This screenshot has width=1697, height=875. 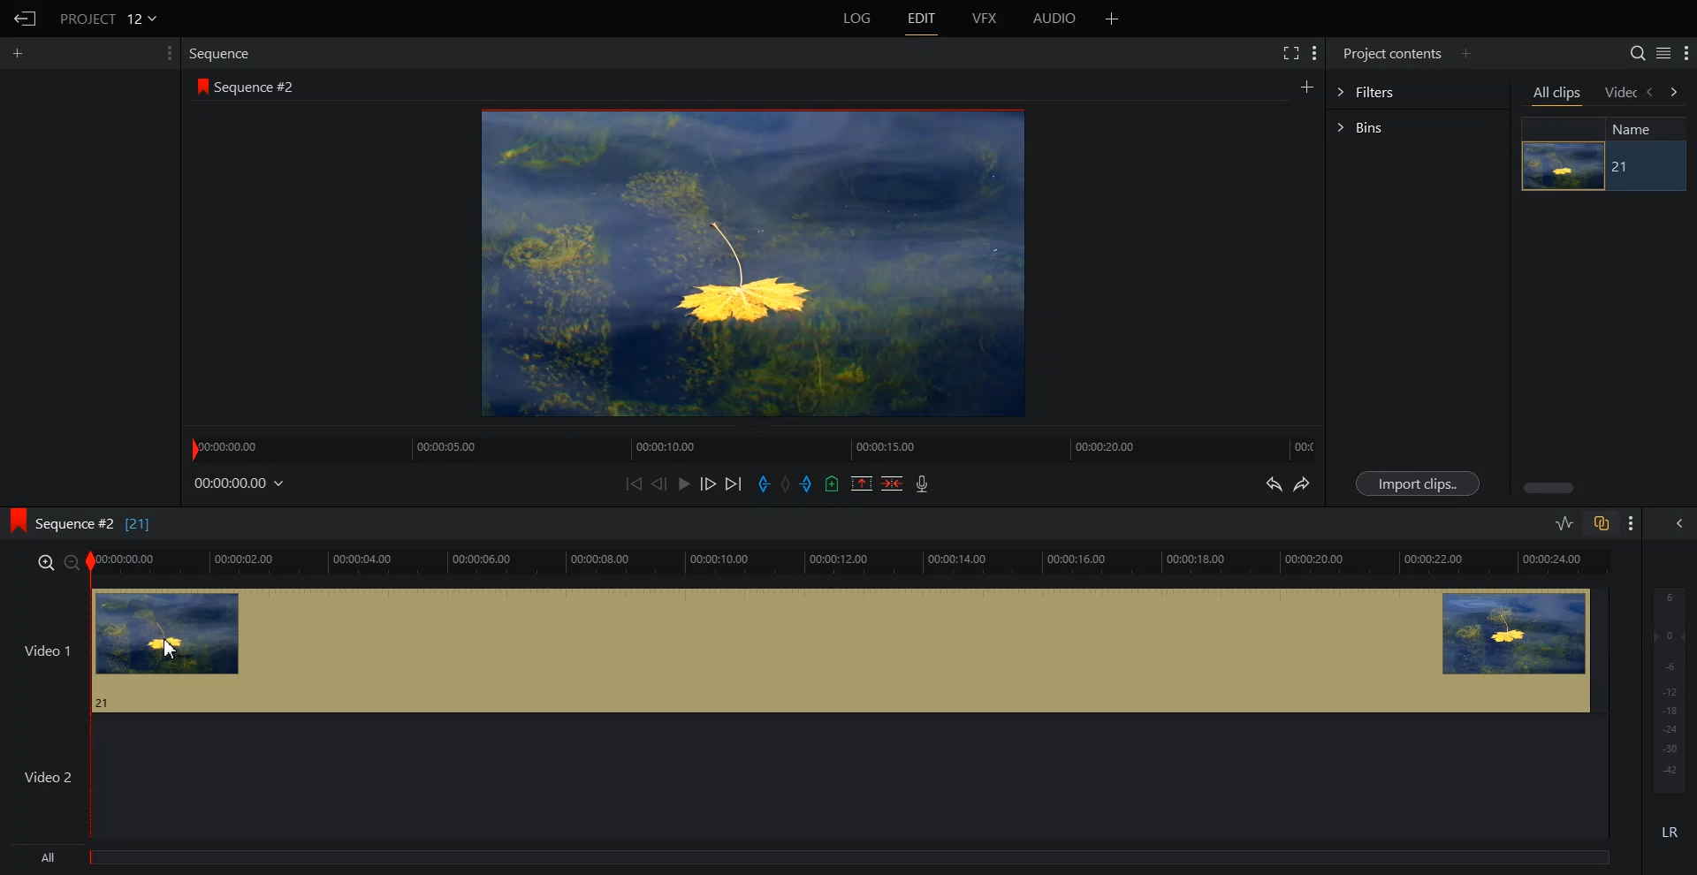 I want to click on Cursor, so click(x=172, y=649).